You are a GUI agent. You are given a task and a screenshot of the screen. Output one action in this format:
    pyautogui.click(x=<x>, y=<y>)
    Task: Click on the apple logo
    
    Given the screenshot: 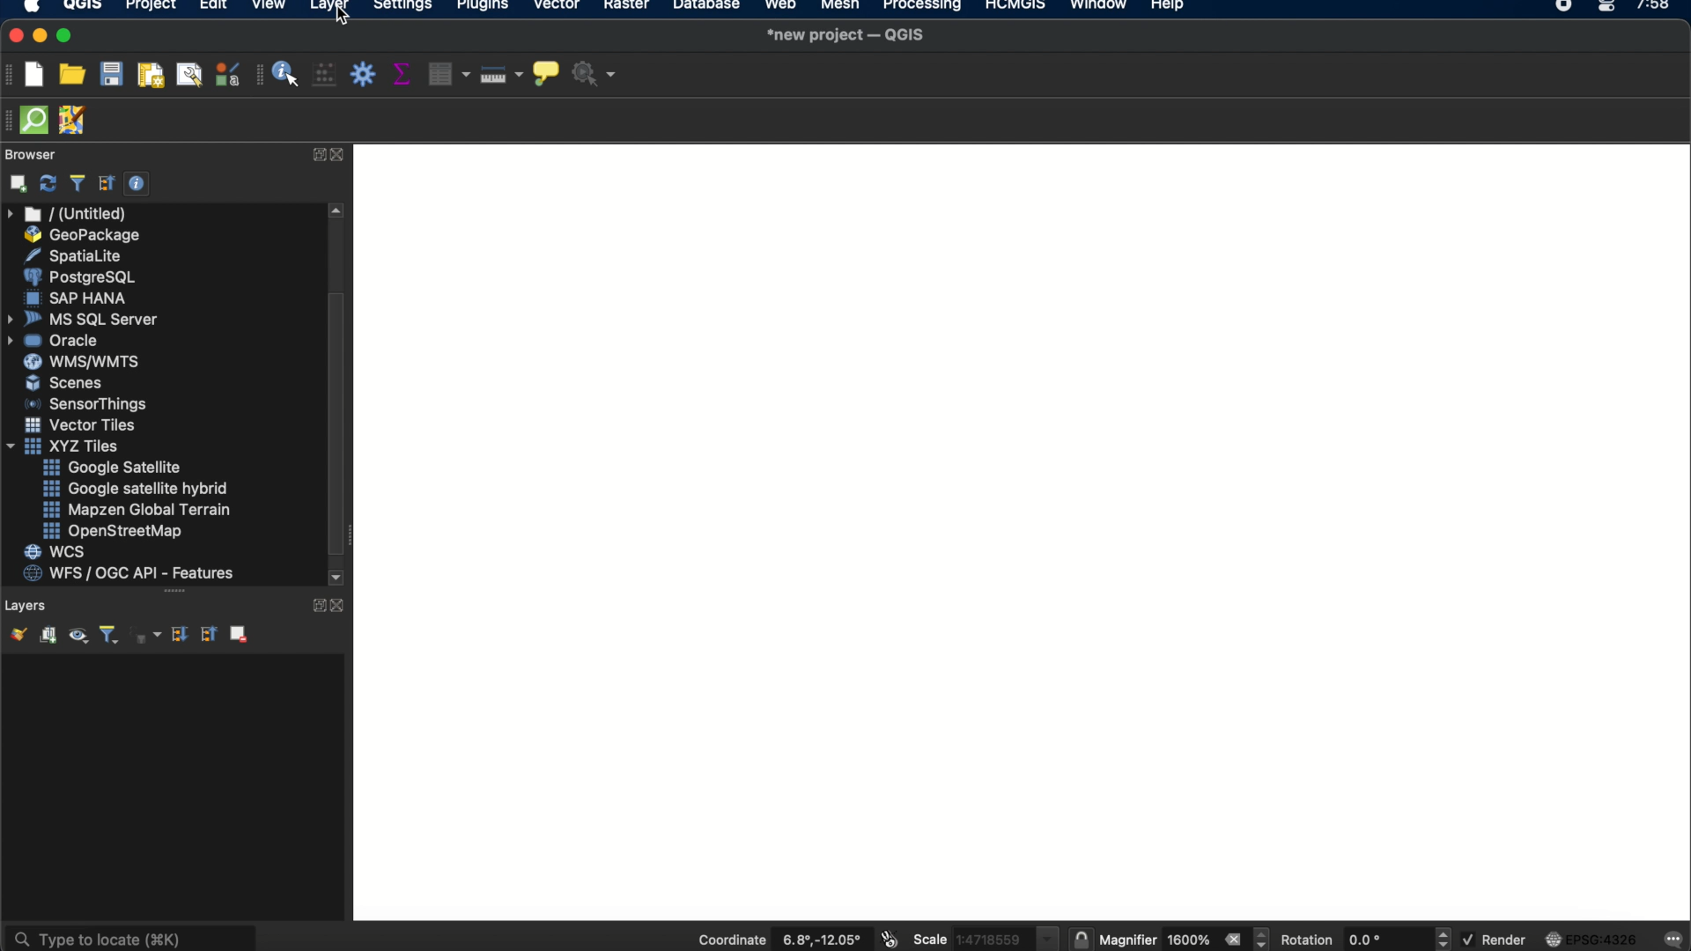 What is the action you would take?
    pyautogui.click(x=29, y=7)
    